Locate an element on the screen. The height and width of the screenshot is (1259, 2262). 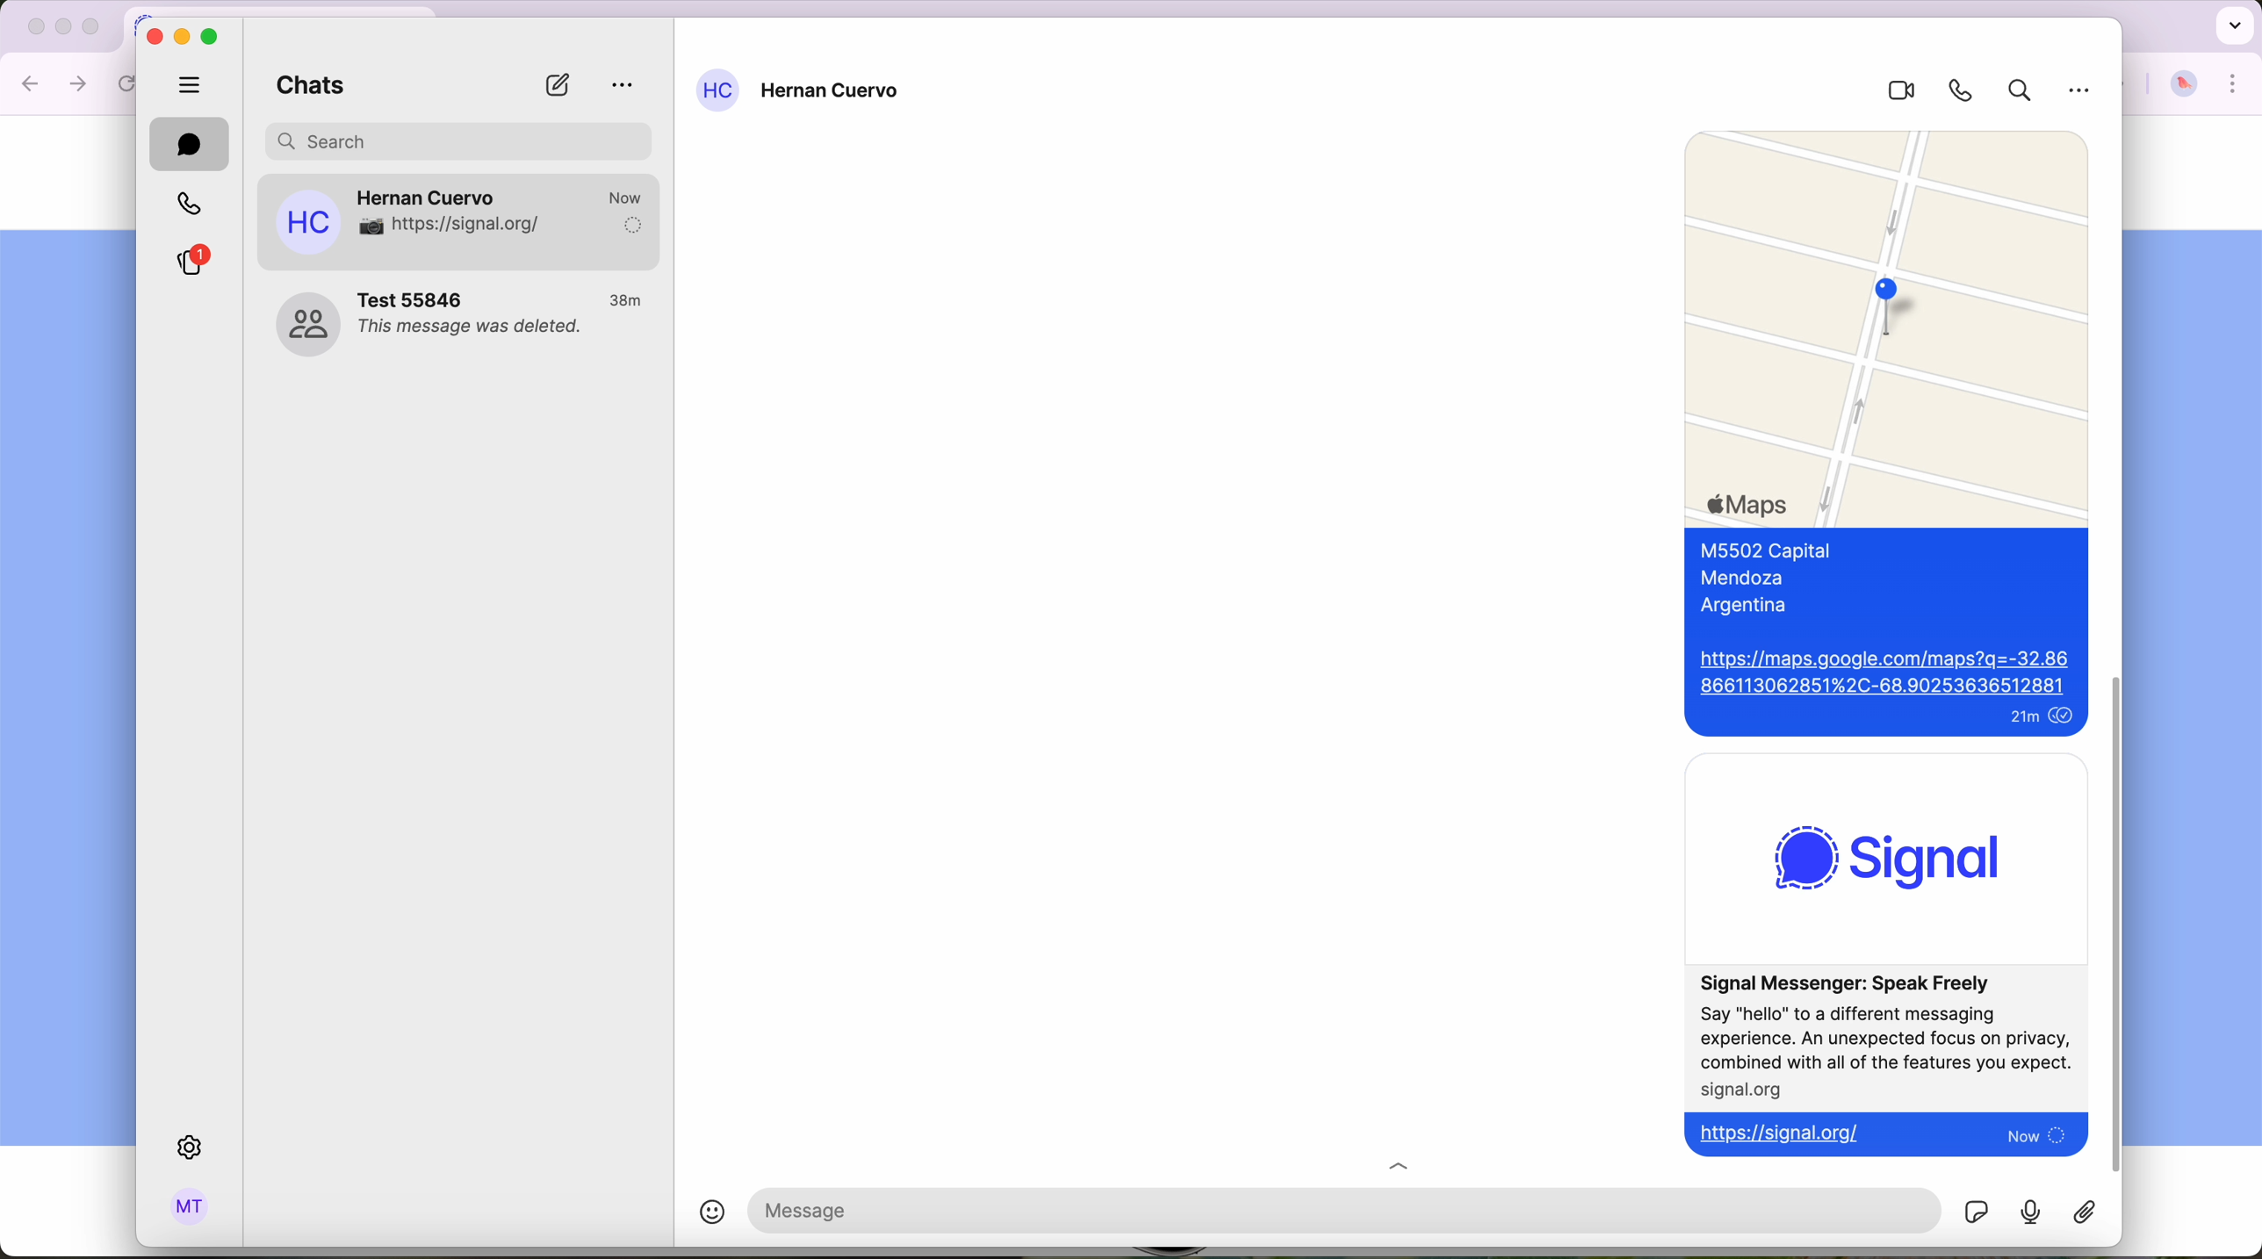
https://maps.google.com/maps?q=-32.86 is located at coordinates (1885, 671).